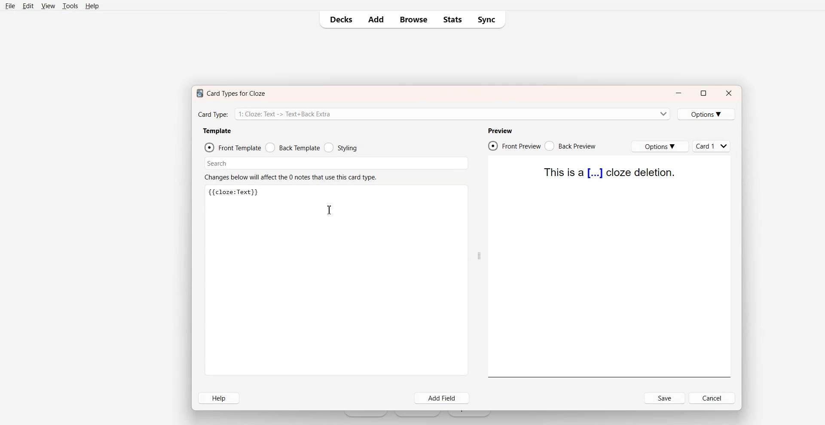 The width and height of the screenshot is (825, 425). What do you see at coordinates (10, 6) in the screenshot?
I see `File` at bounding box center [10, 6].